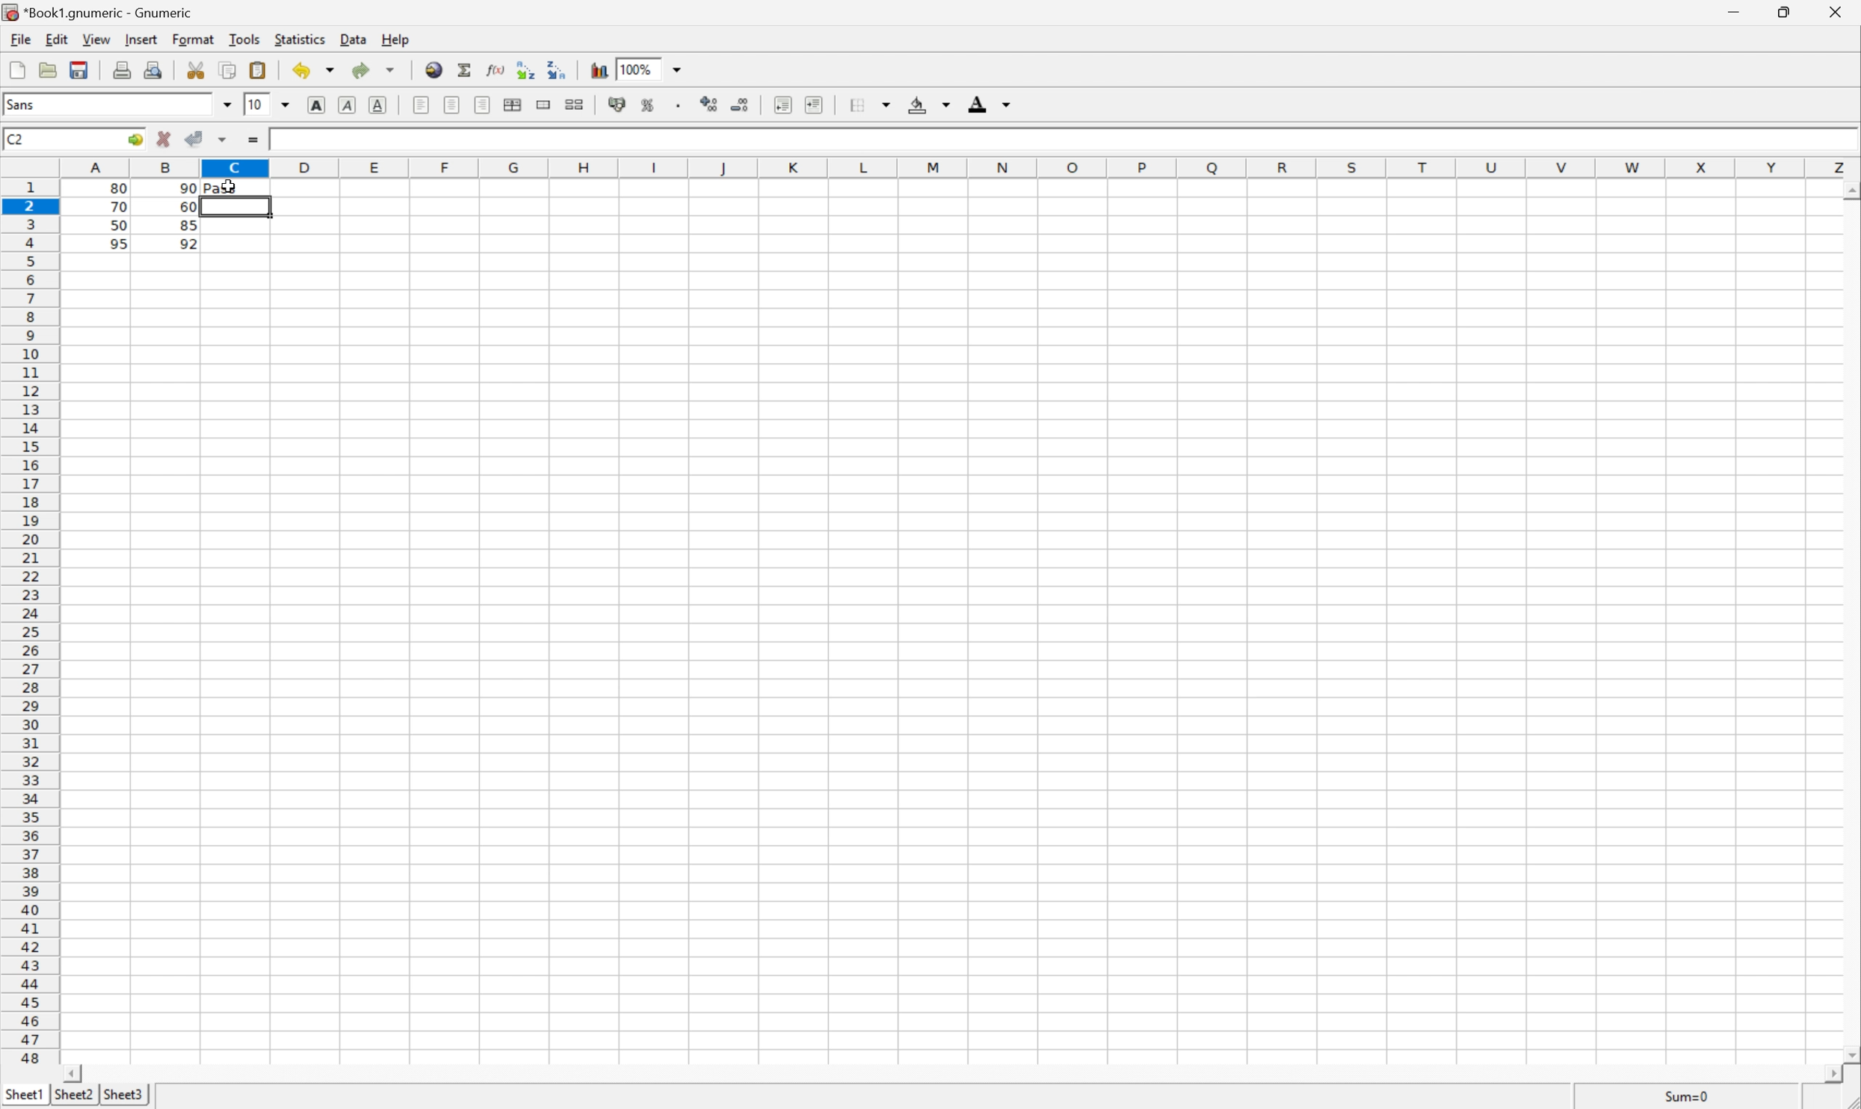  What do you see at coordinates (869, 101) in the screenshot?
I see `Borders` at bounding box center [869, 101].